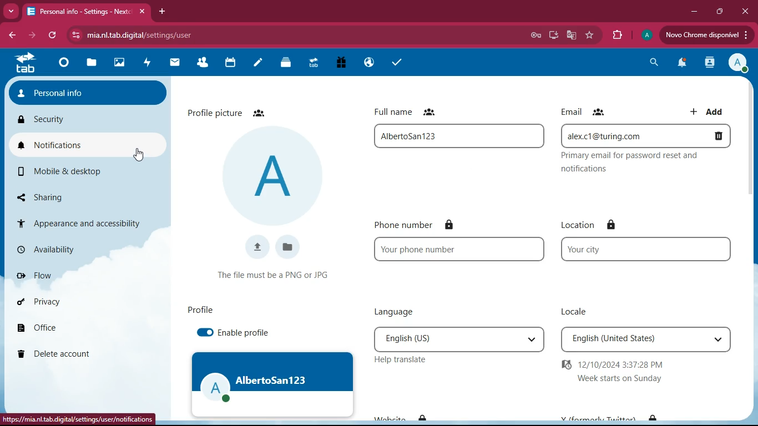 The height and width of the screenshot is (426, 758). Describe the element at coordinates (31, 36) in the screenshot. I see `forward` at that location.